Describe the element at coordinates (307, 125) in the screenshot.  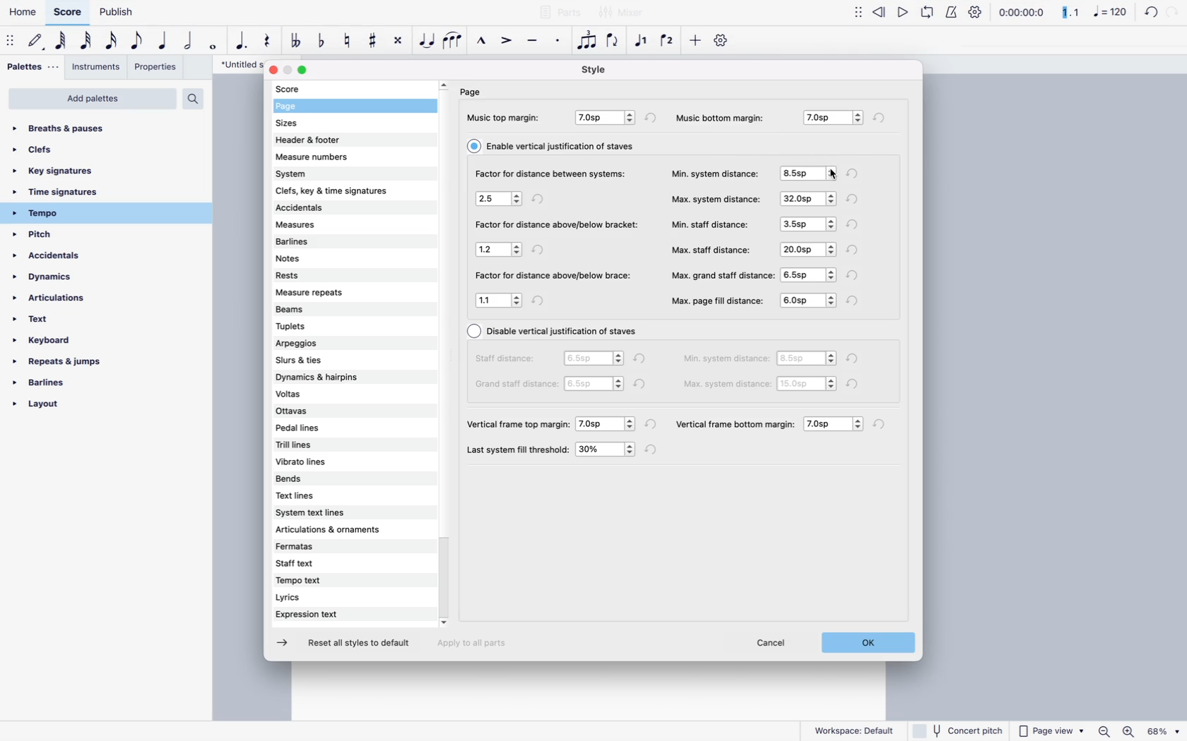
I see `sizes` at that location.